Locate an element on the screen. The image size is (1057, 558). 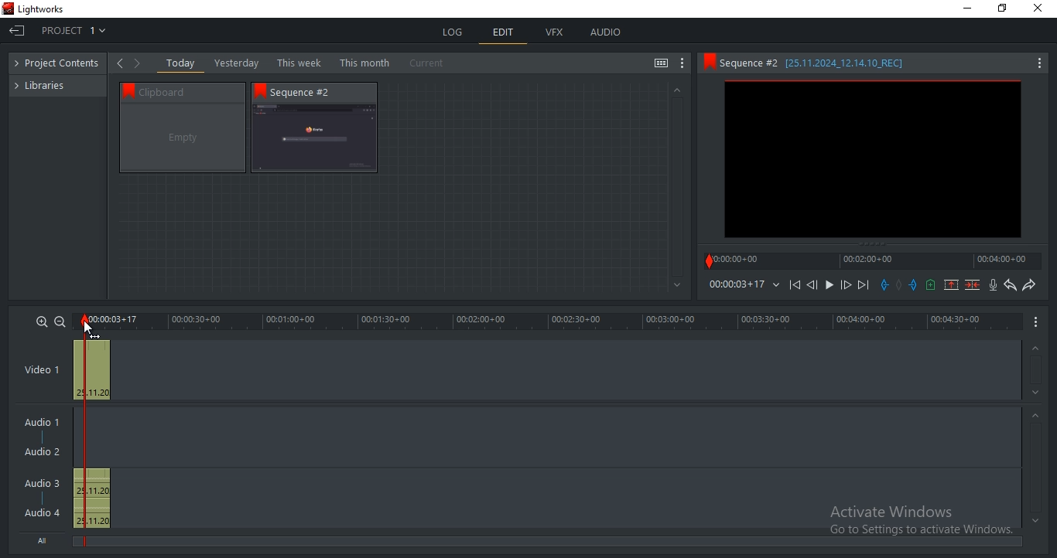
Nudge one frame back is located at coordinates (815, 287).